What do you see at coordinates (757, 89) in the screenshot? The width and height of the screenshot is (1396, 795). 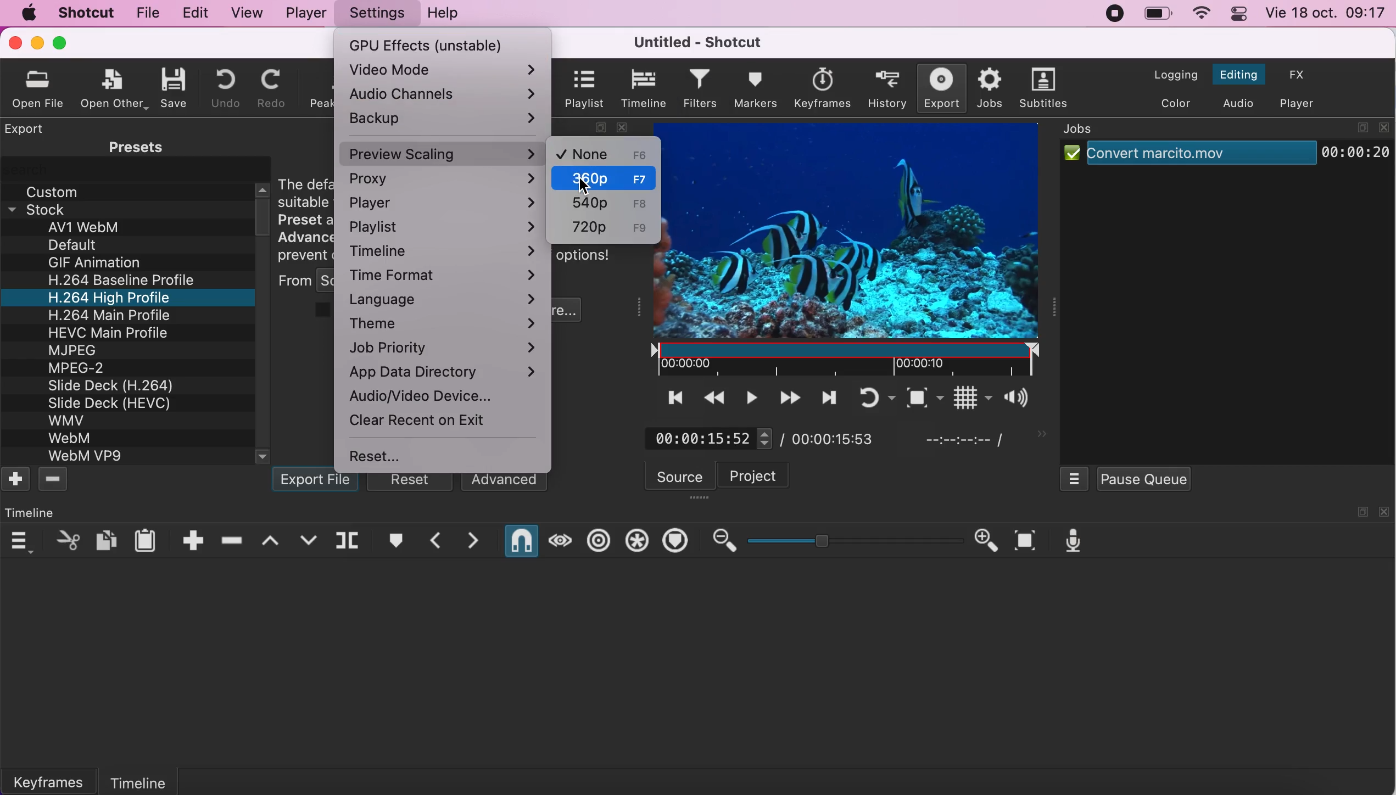 I see `markers` at bounding box center [757, 89].